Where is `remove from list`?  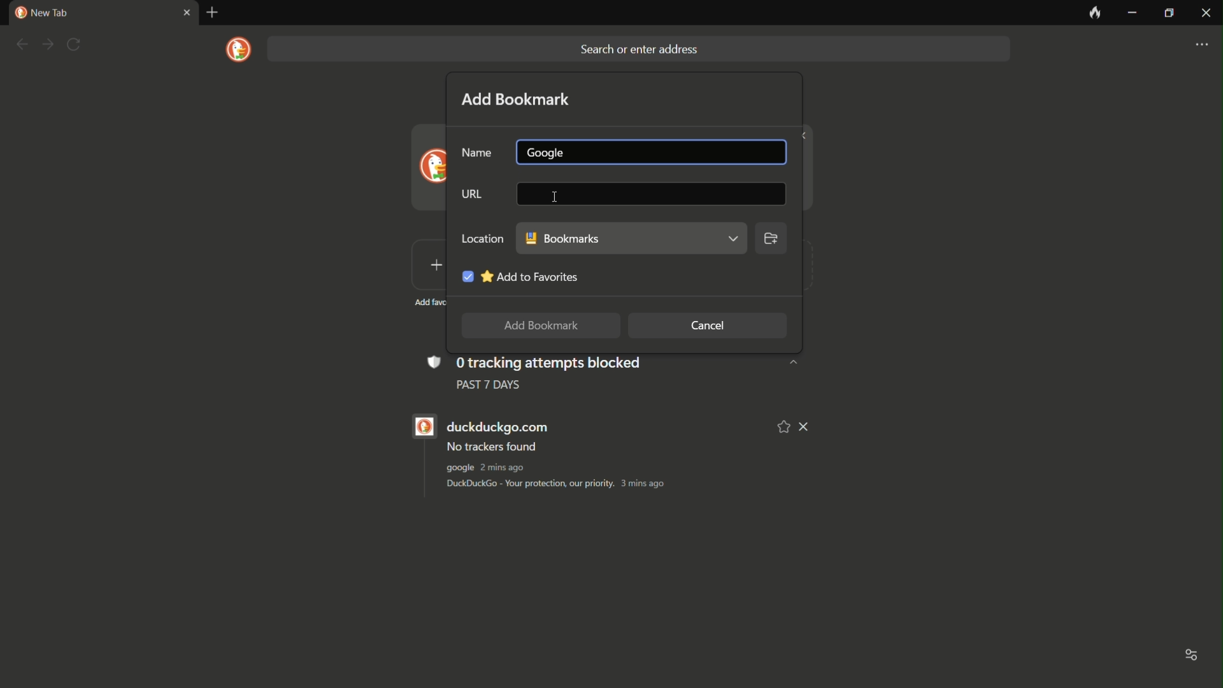 remove from list is located at coordinates (805, 427).